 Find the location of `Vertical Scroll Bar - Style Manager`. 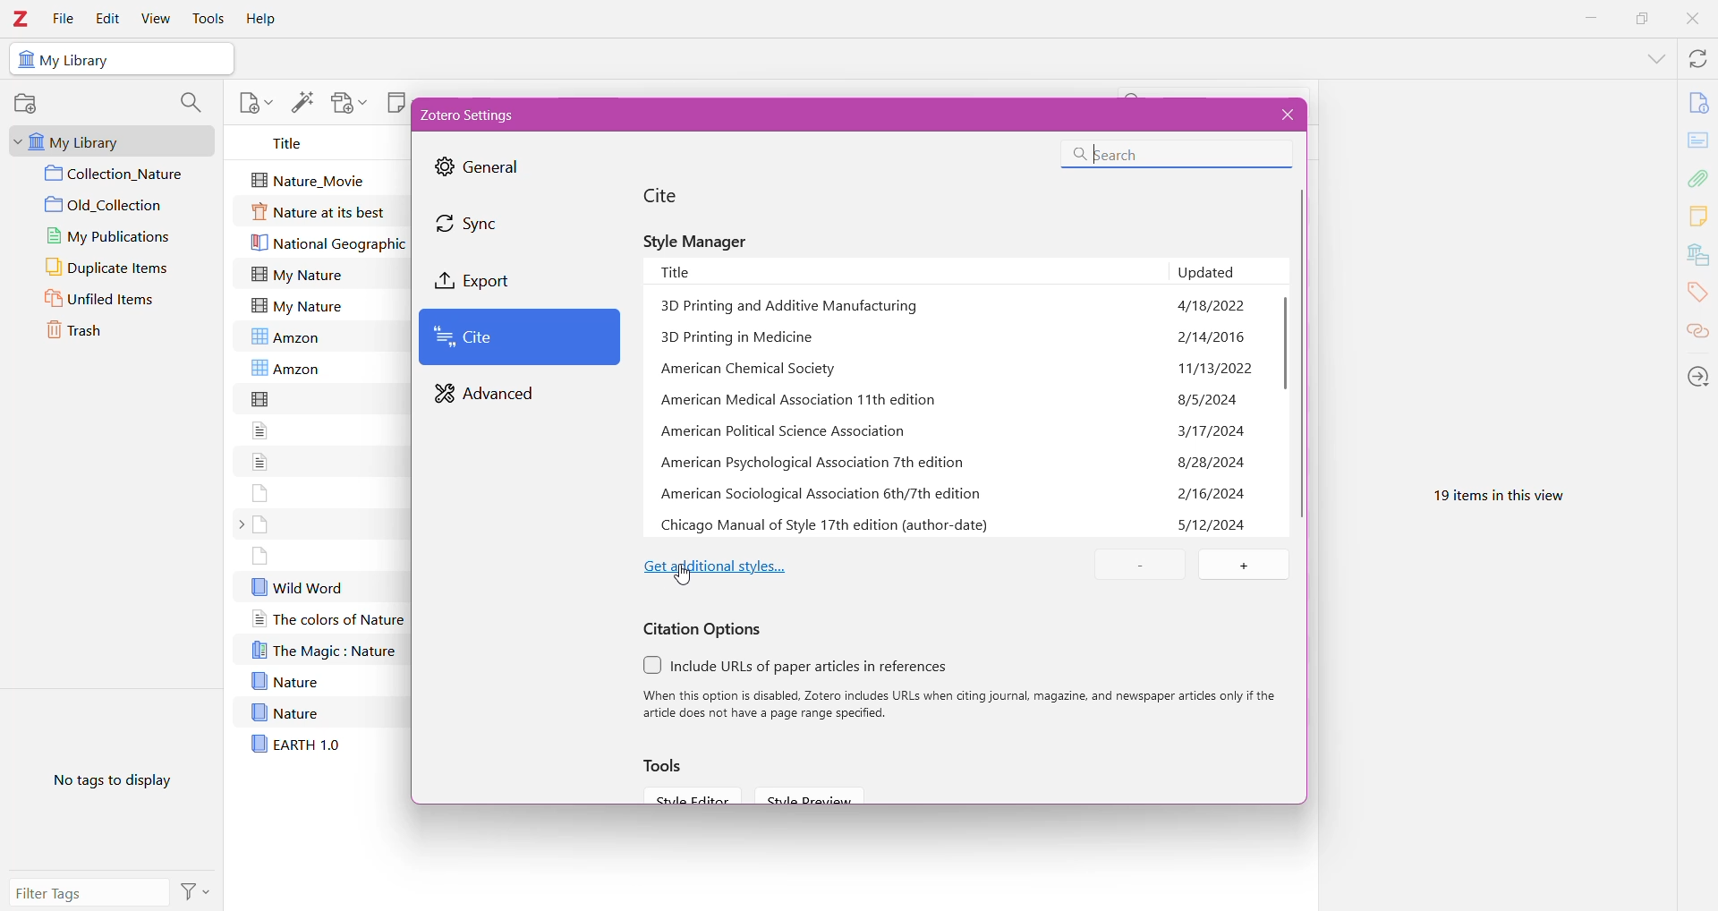

Vertical Scroll Bar - Style Manager is located at coordinates (1283, 349).